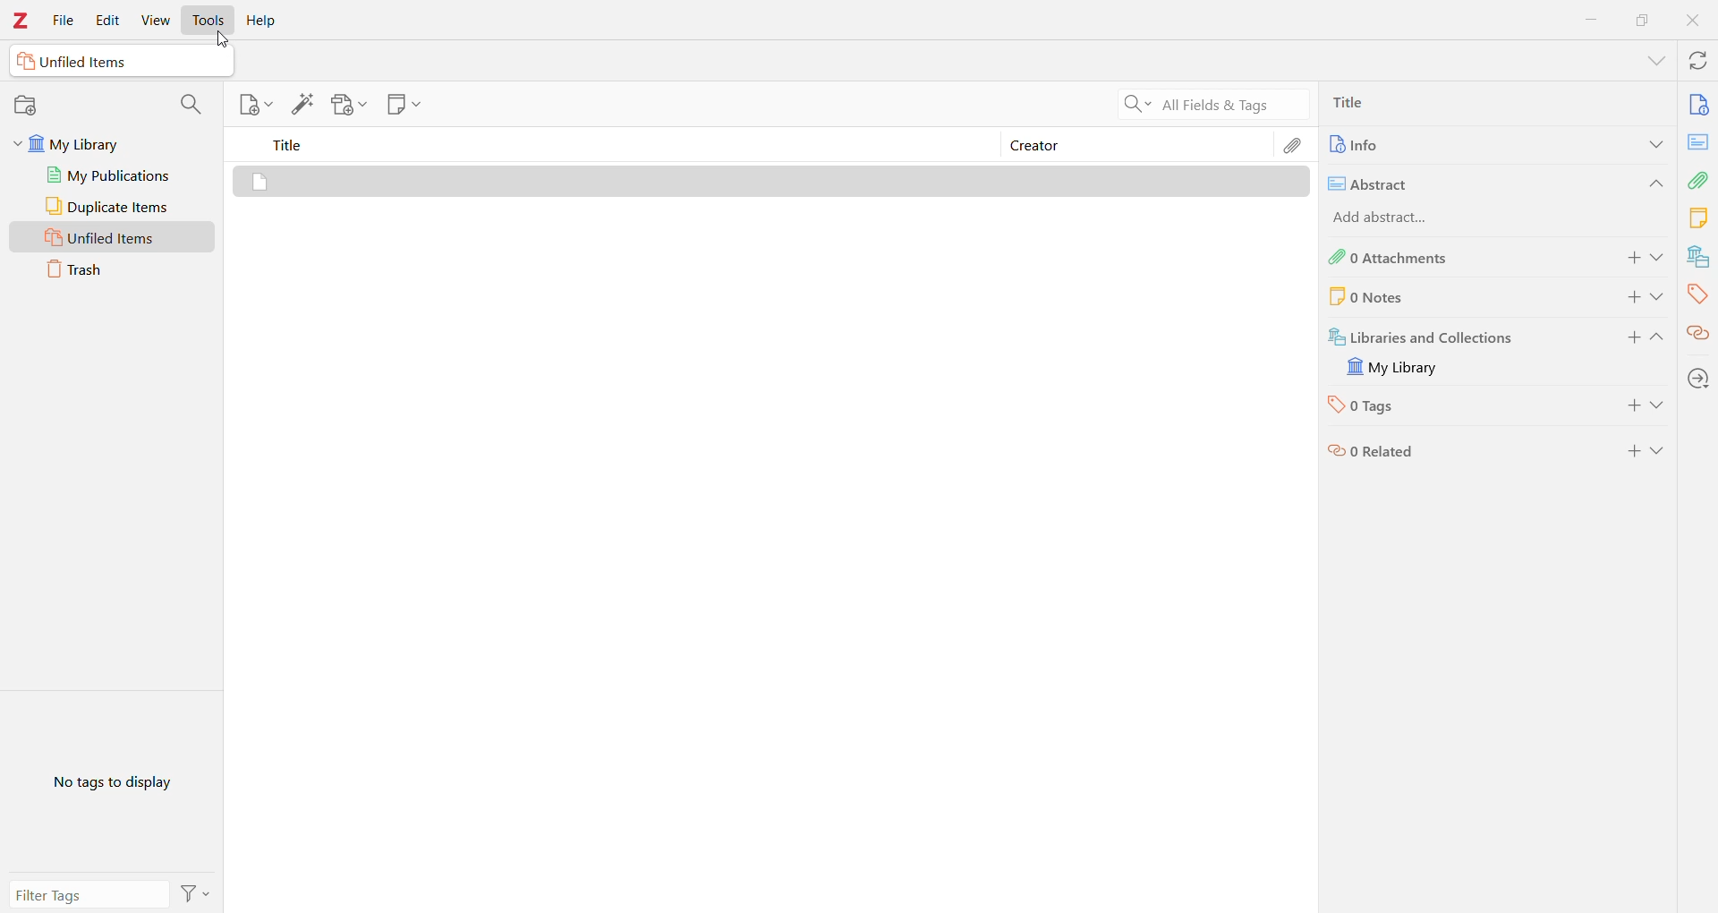 The image size is (1718, 913). Describe the element at coordinates (123, 61) in the screenshot. I see `Unfiled Items` at that location.